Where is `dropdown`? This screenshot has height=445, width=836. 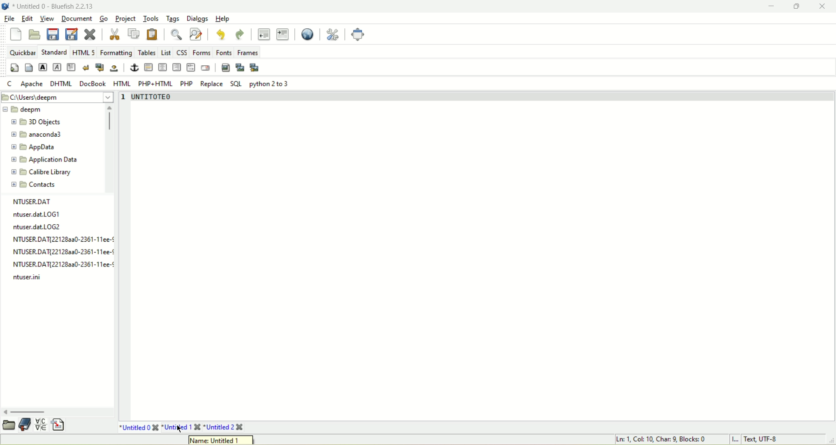
dropdown is located at coordinates (108, 97).